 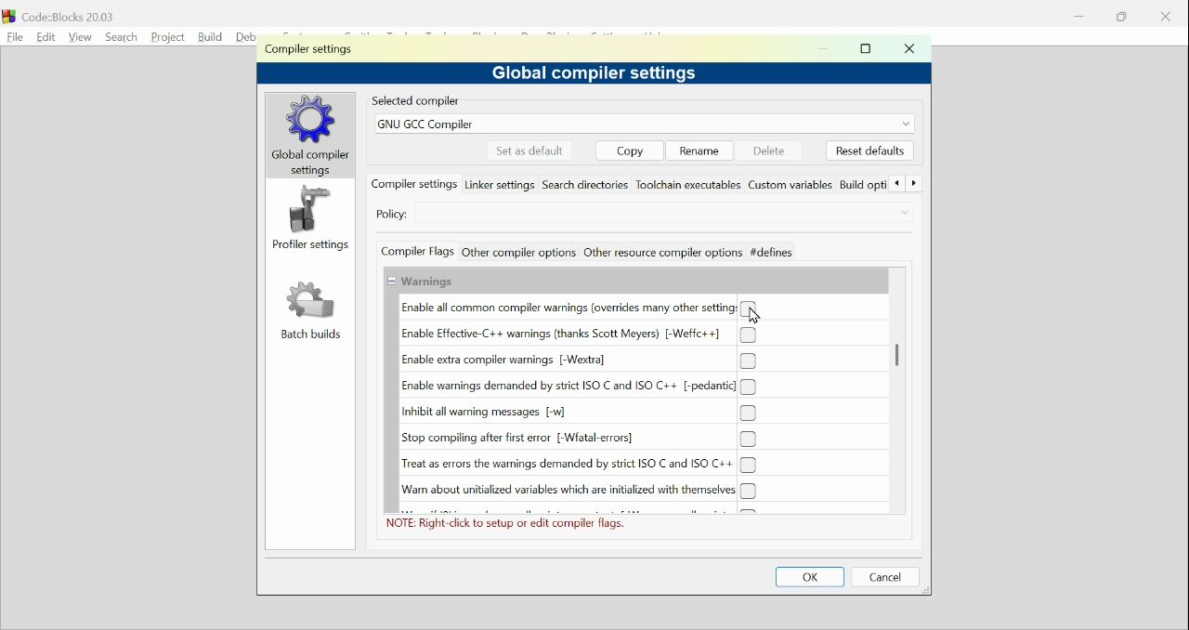 What do you see at coordinates (699, 150) in the screenshot?
I see `Rename` at bounding box center [699, 150].